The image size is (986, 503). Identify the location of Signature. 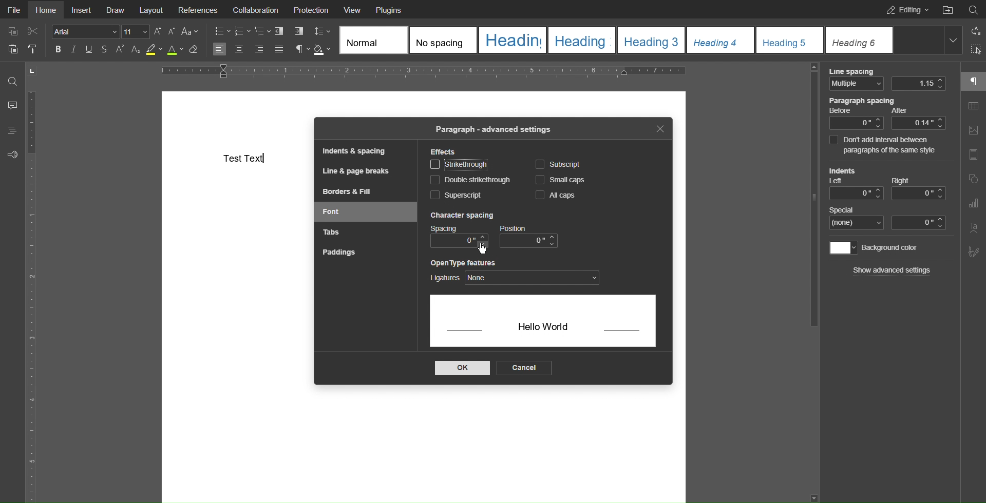
(972, 252).